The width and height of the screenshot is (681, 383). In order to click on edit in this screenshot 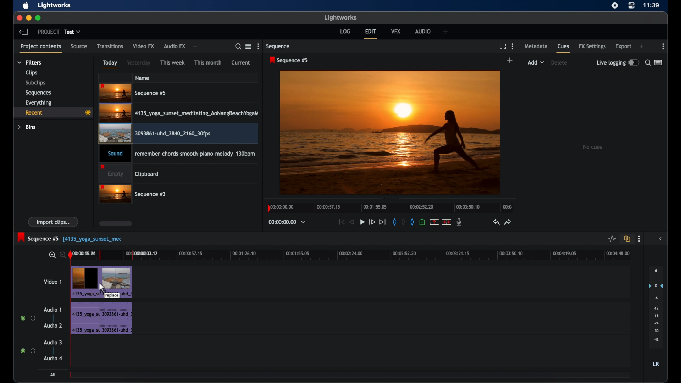, I will do `click(371, 33)`.